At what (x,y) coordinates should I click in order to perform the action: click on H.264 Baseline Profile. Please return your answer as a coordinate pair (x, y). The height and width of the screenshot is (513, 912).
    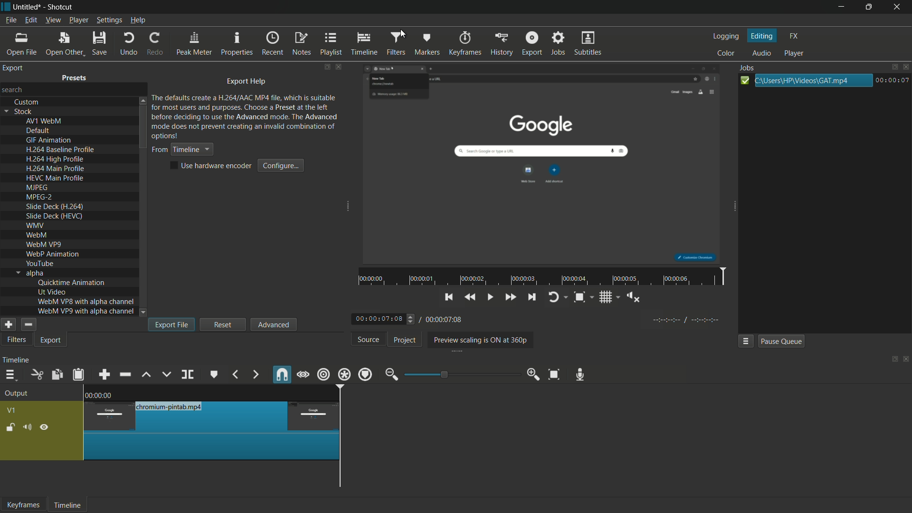
    Looking at the image, I should click on (60, 149).